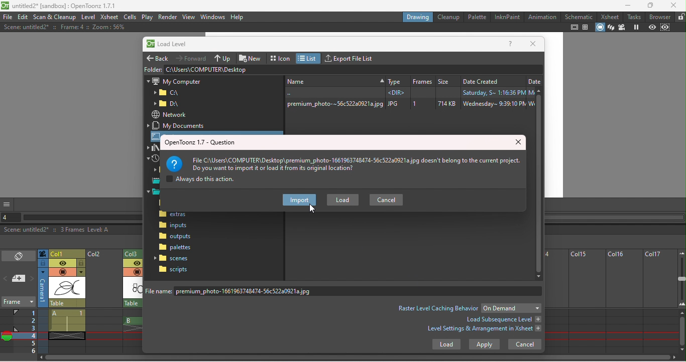 This screenshot has height=362, width=686. What do you see at coordinates (407, 92) in the screenshot?
I see `<DIR> Saturday, S~ 1:16:36 PM` at bounding box center [407, 92].